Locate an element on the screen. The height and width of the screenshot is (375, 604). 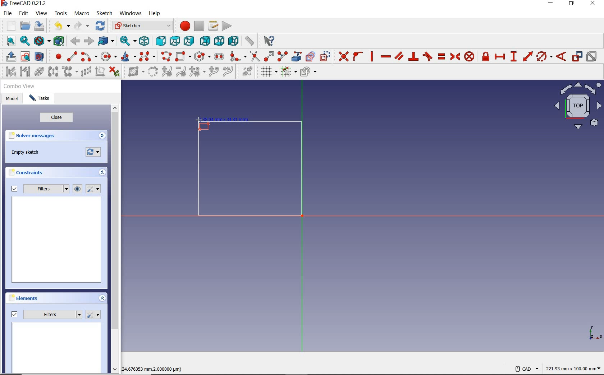
switch virtual space is located at coordinates (248, 73).